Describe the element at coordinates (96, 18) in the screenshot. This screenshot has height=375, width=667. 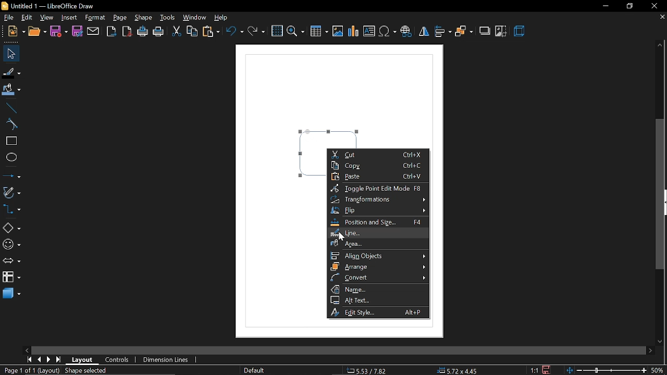
I see `format` at that location.